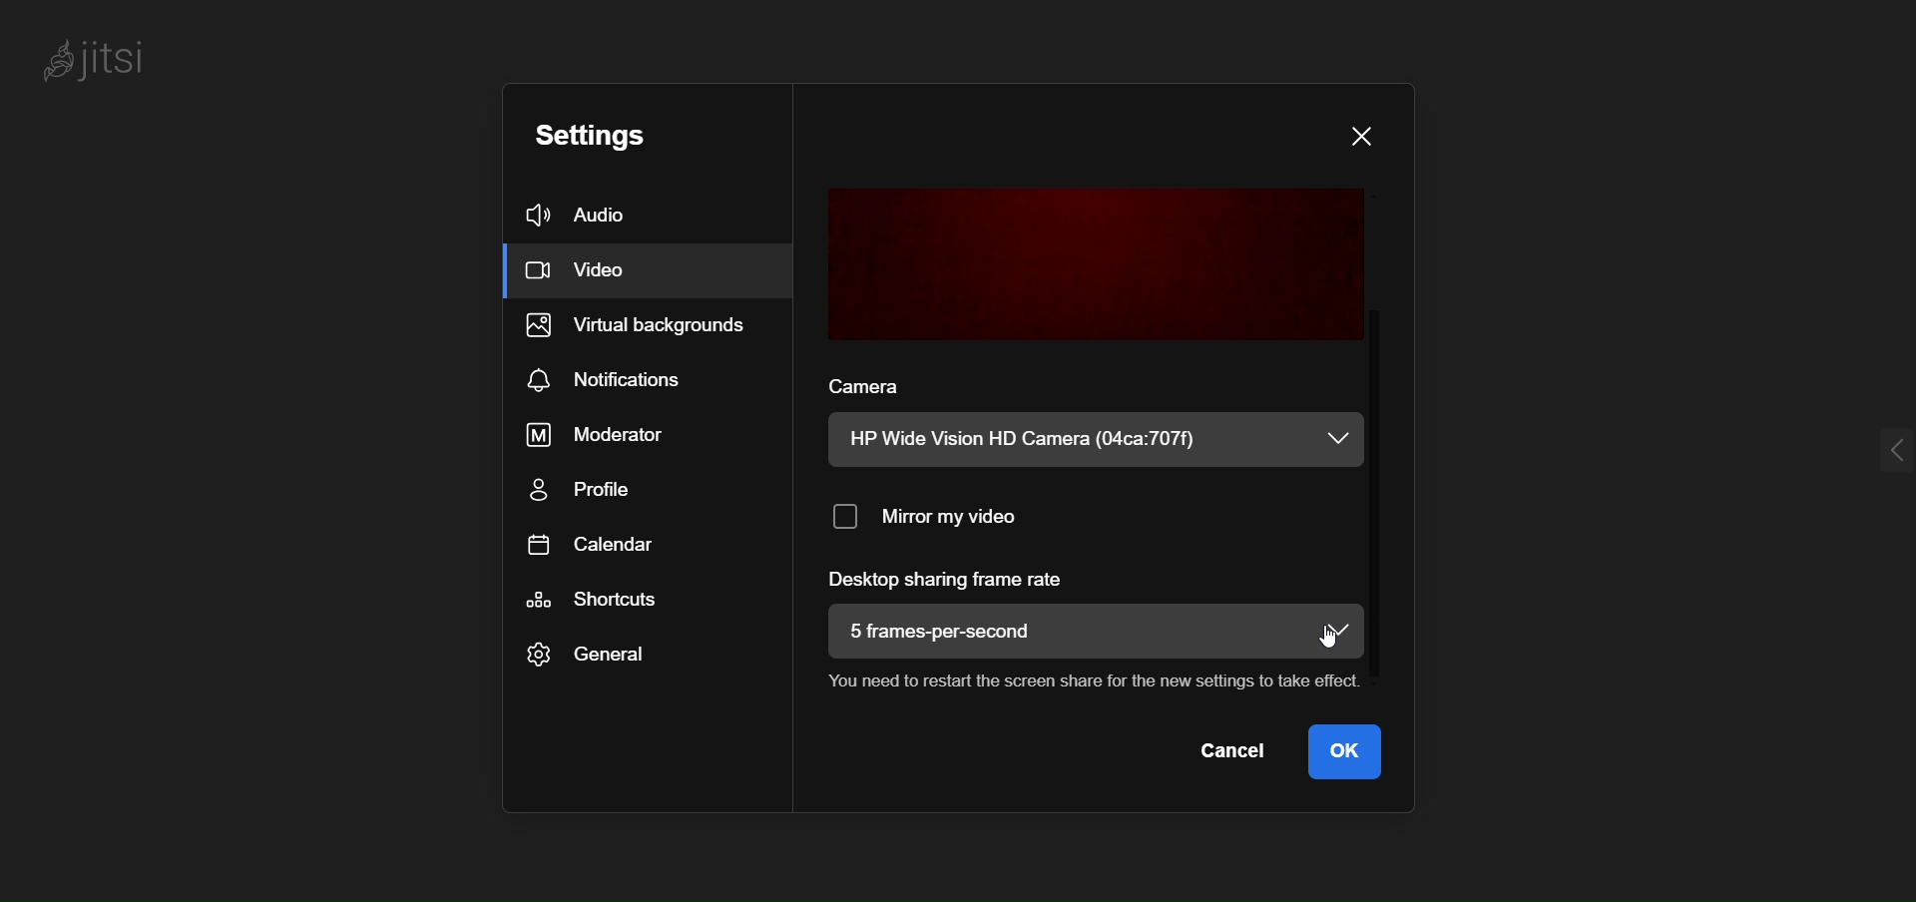 The height and width of the screenshot is (902, 1916). I want to click on 5 frames-per-second, so click(948, 631).